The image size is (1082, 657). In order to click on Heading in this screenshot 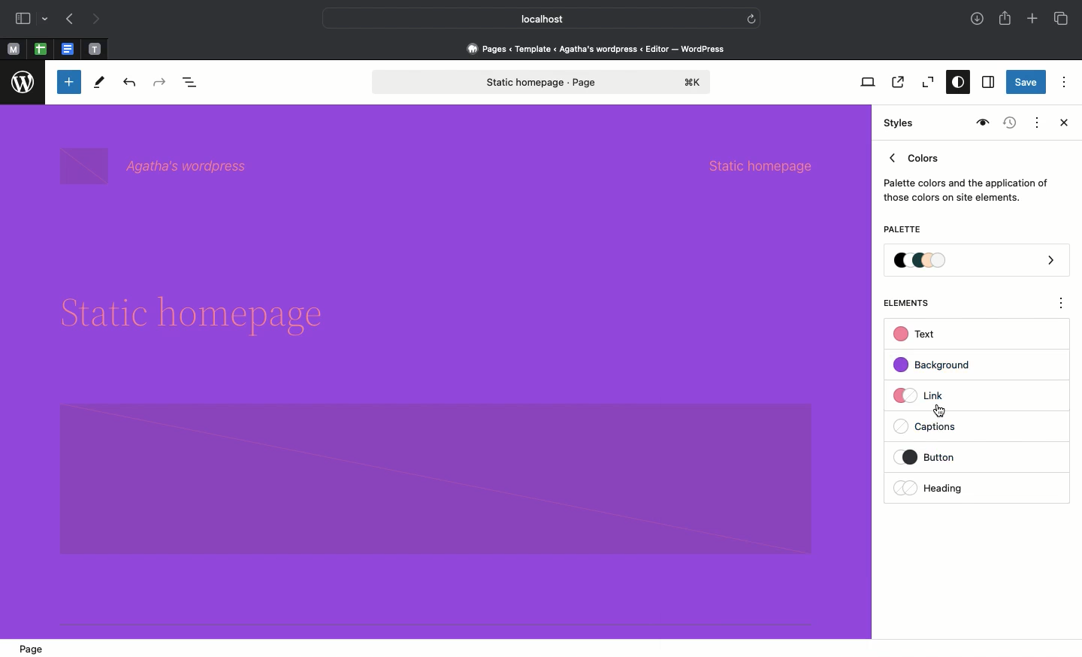, I will do `click(932, 488)`.